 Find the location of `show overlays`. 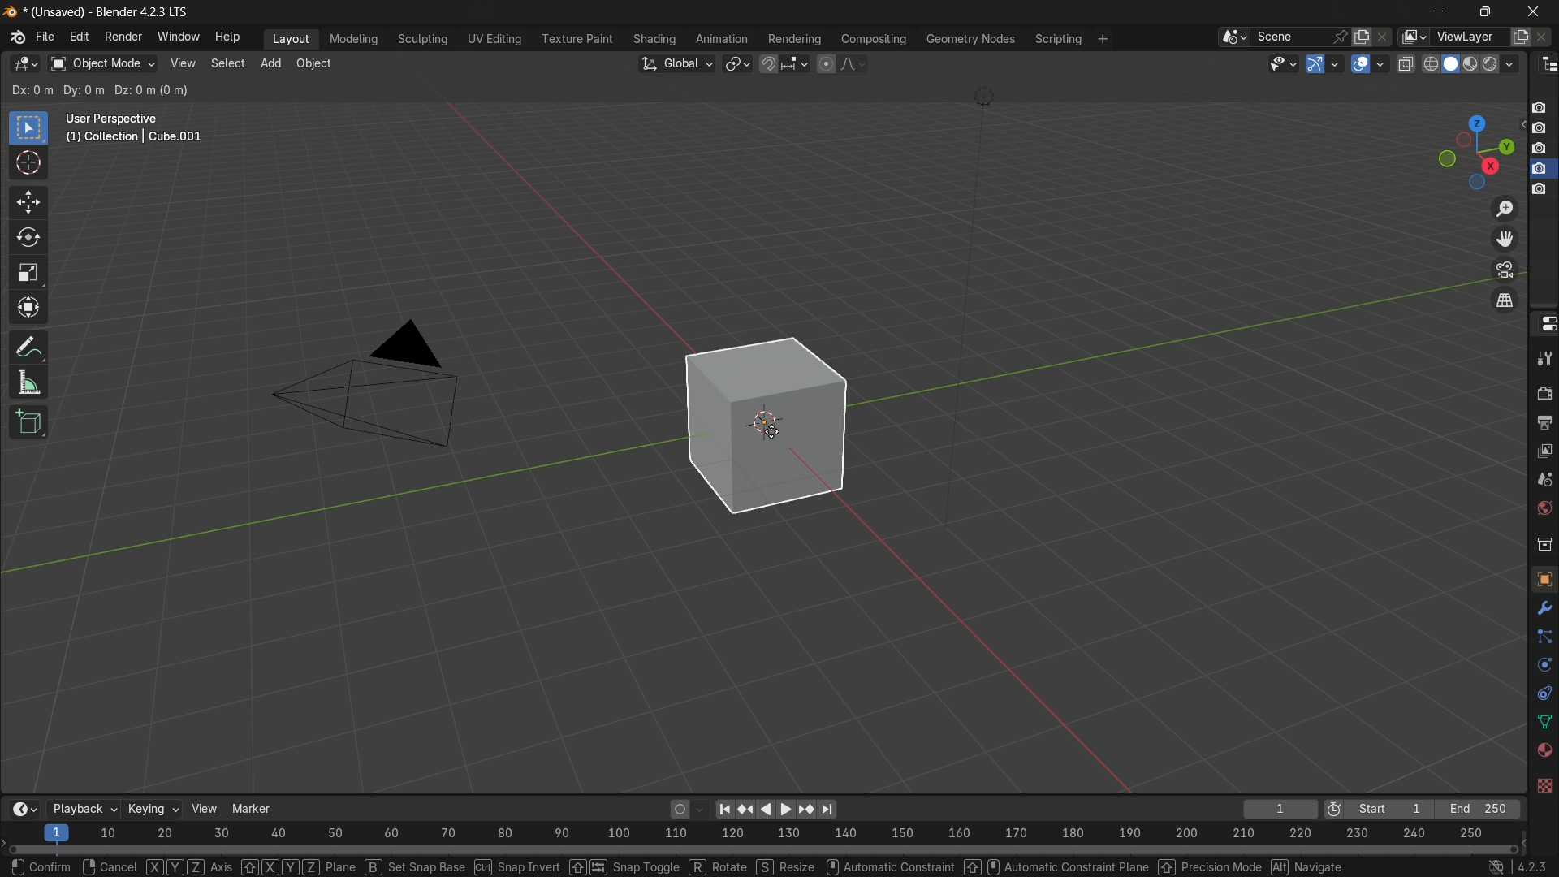

show overlays is located at coordinates (1360, 63).